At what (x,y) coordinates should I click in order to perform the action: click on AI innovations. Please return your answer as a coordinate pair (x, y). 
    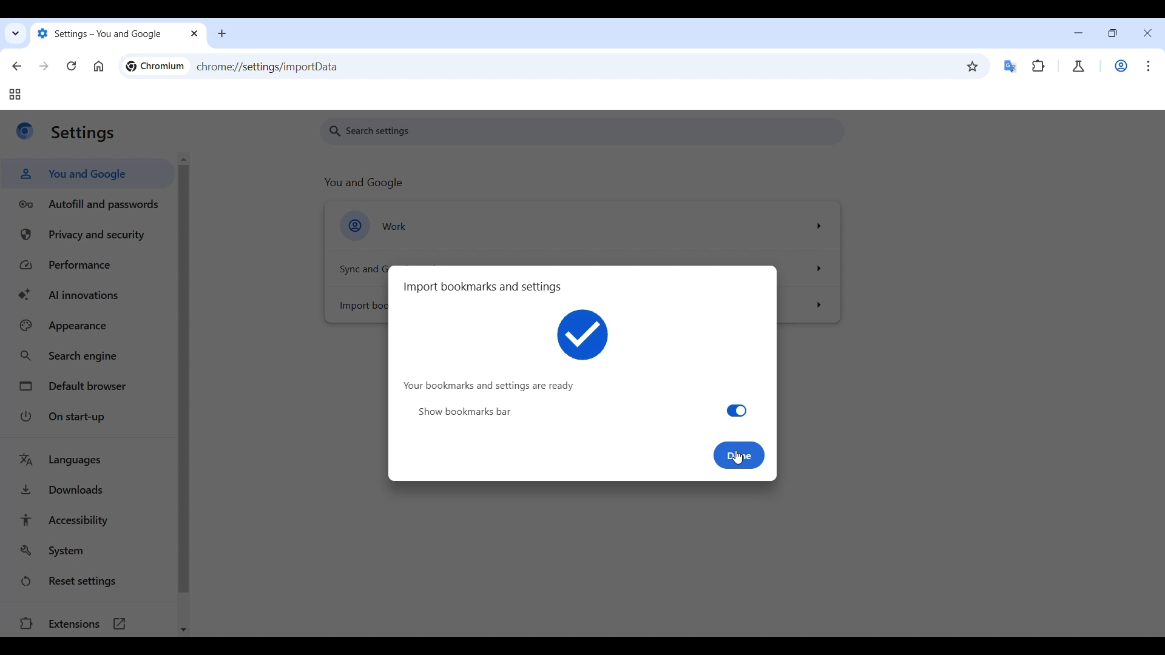
    Looking at the image, I should click on (90, 294).